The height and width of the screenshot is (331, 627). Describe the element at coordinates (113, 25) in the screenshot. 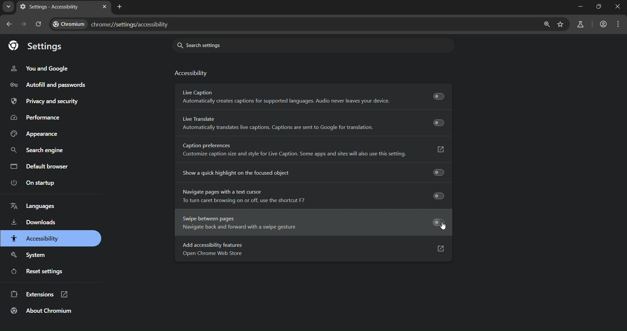

I see `chrome://settings/accessibility` at that location.